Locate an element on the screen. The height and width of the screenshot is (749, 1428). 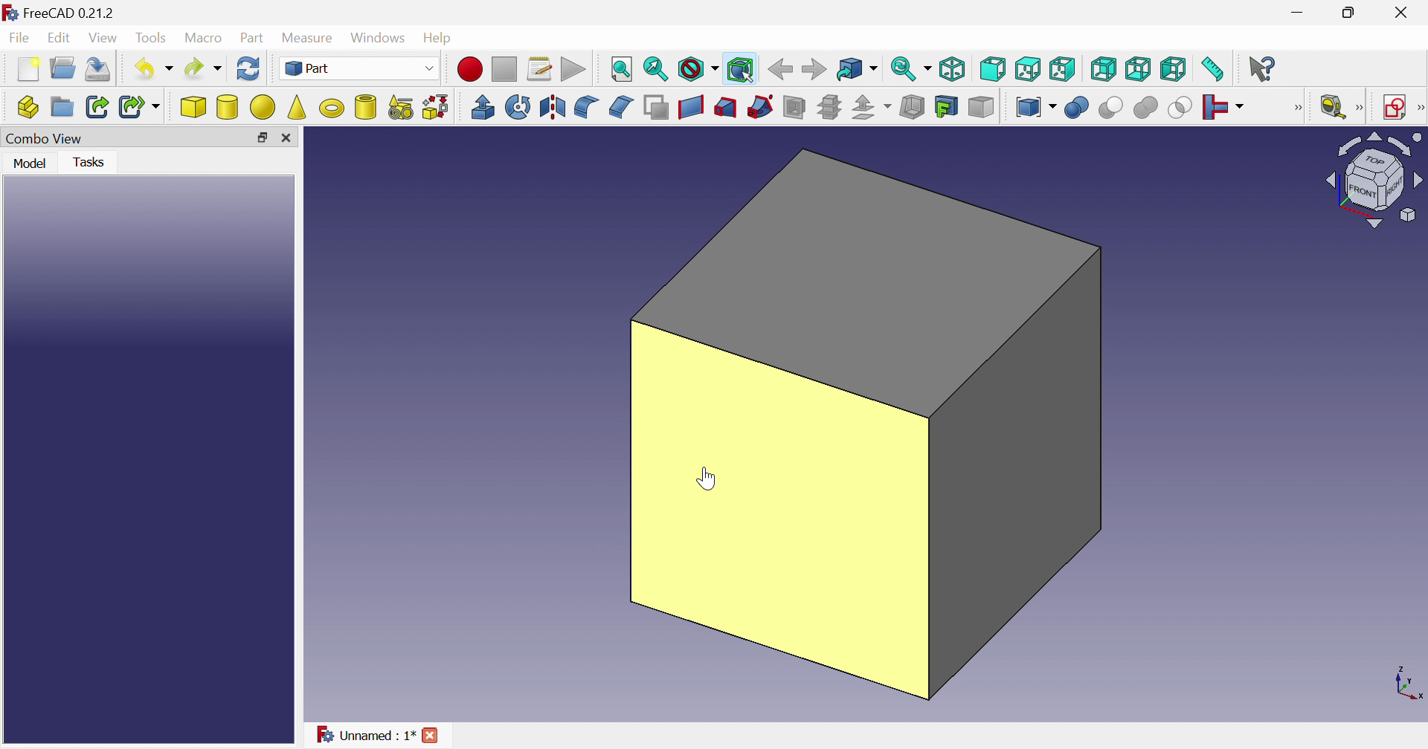
Isometric is located at coordinates (955, 68).